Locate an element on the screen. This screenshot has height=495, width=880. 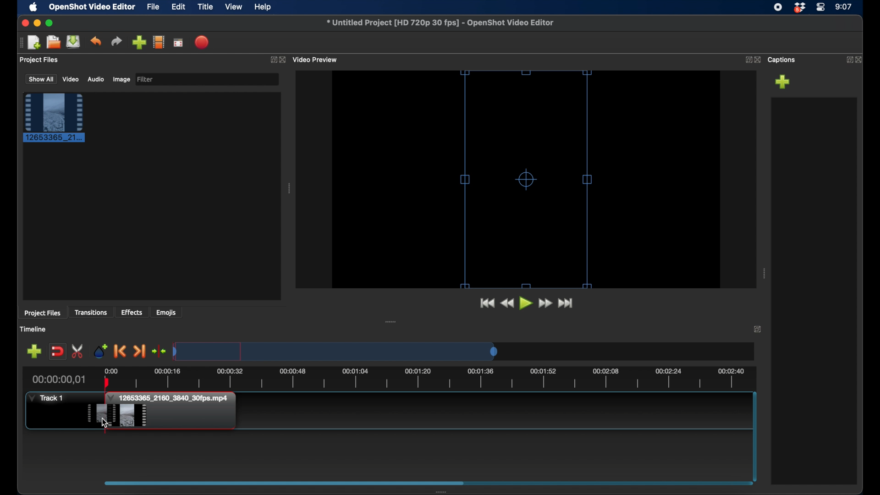
minimize is located at coordinates (38, 23).